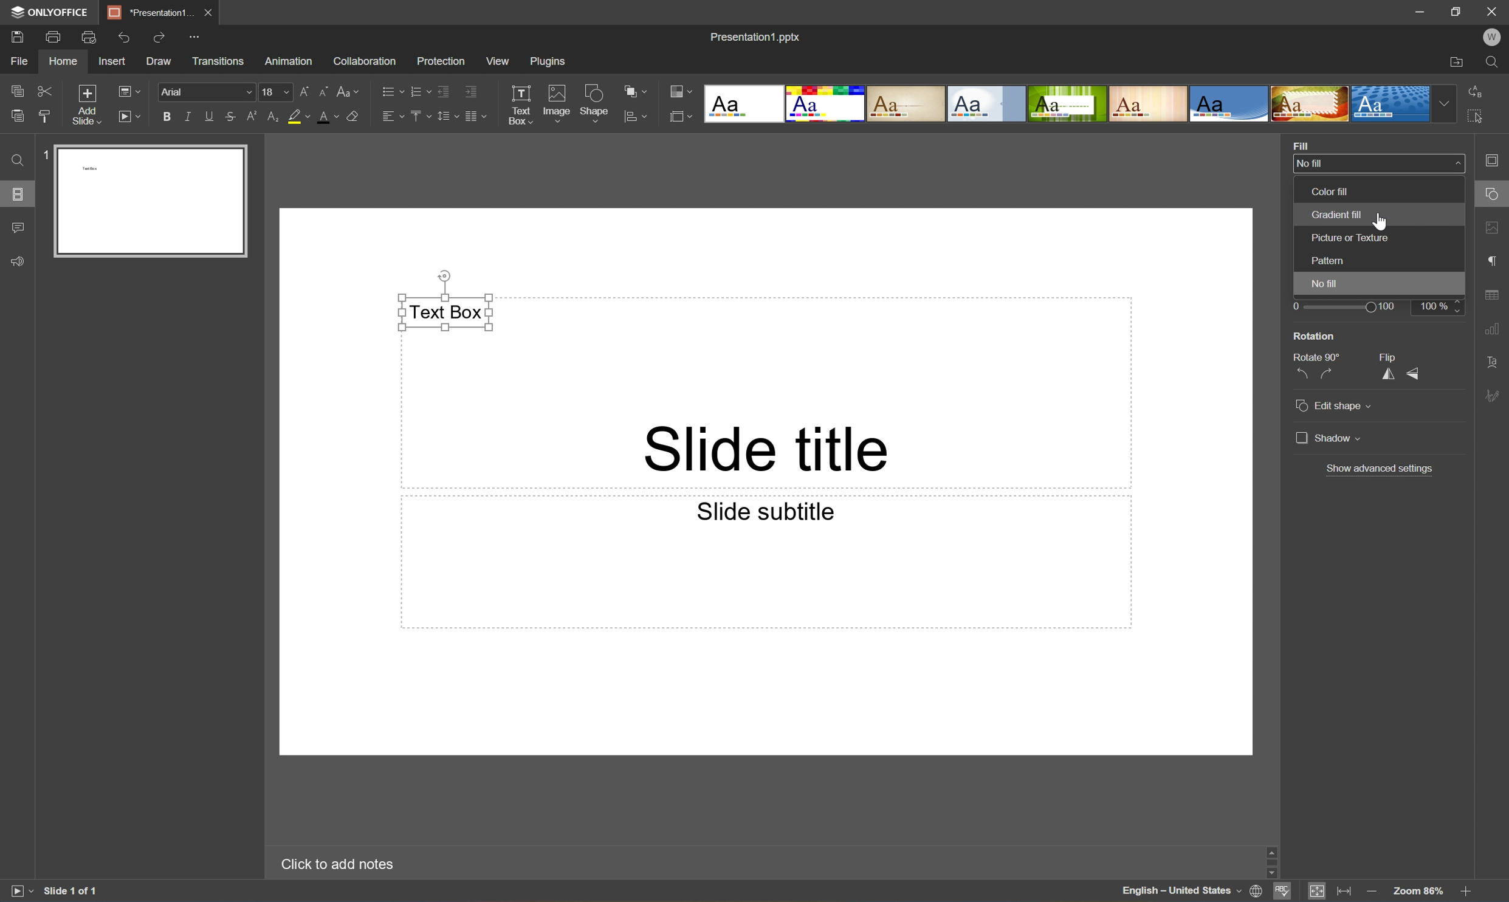 The height and width of the screenshot is (902, 1509). I want to click on Image, so click(557, 103).